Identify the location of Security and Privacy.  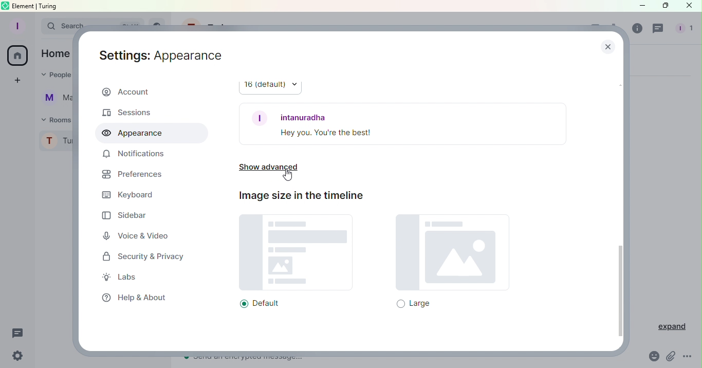
(143, 257).